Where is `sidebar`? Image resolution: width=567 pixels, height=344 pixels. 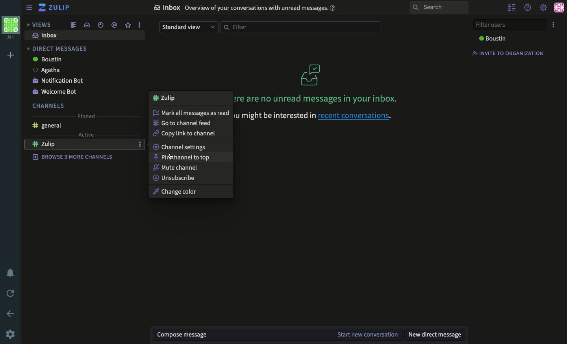
sidebar is located at coordinates (29, 8).